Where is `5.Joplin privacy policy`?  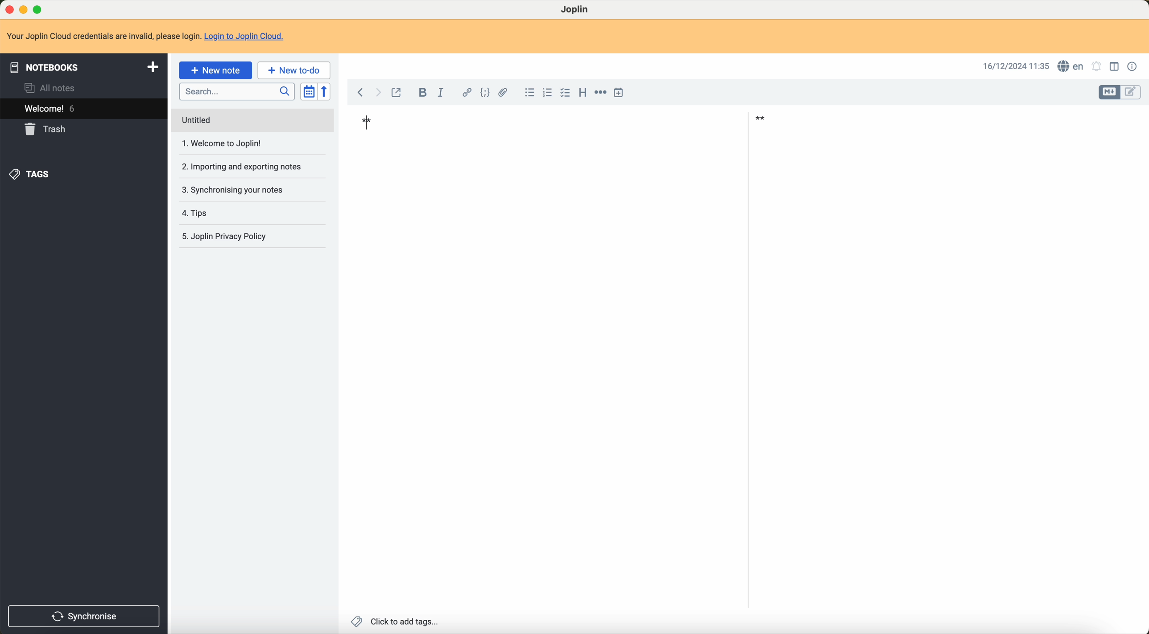 5.Joplin privacy policy is located at coordinates (229, 236).